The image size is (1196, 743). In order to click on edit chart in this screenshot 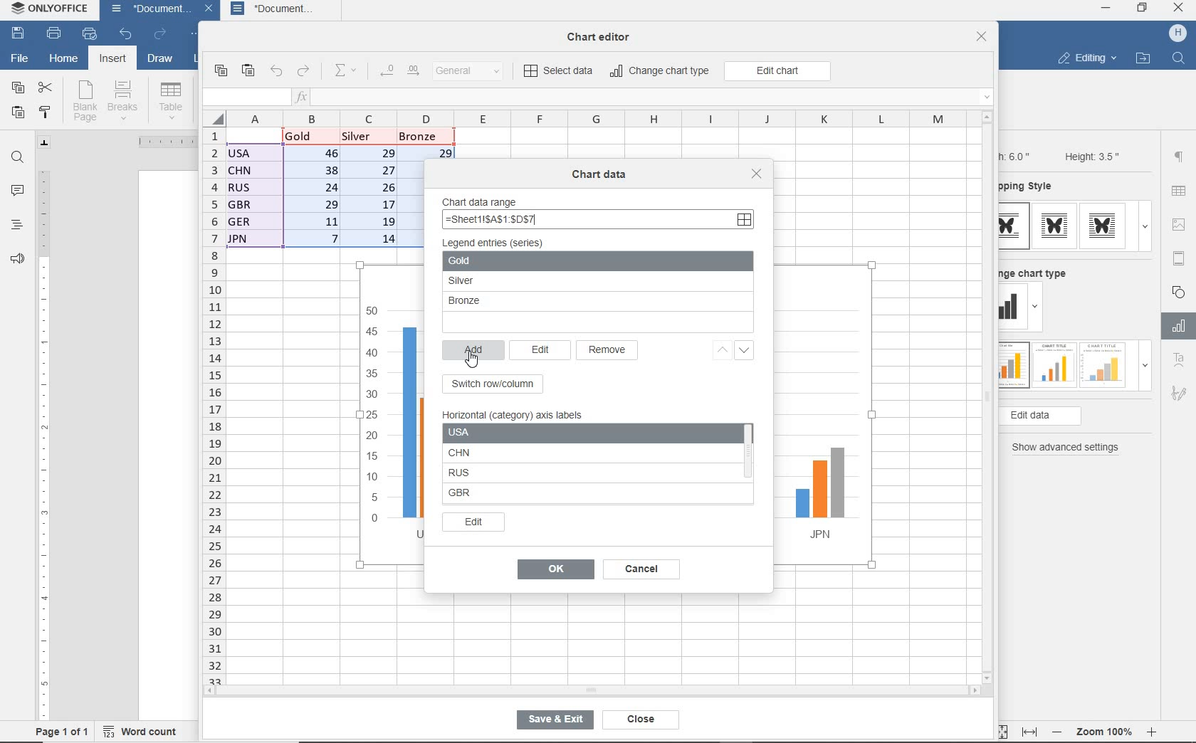, I will do `click(777, 71)`.